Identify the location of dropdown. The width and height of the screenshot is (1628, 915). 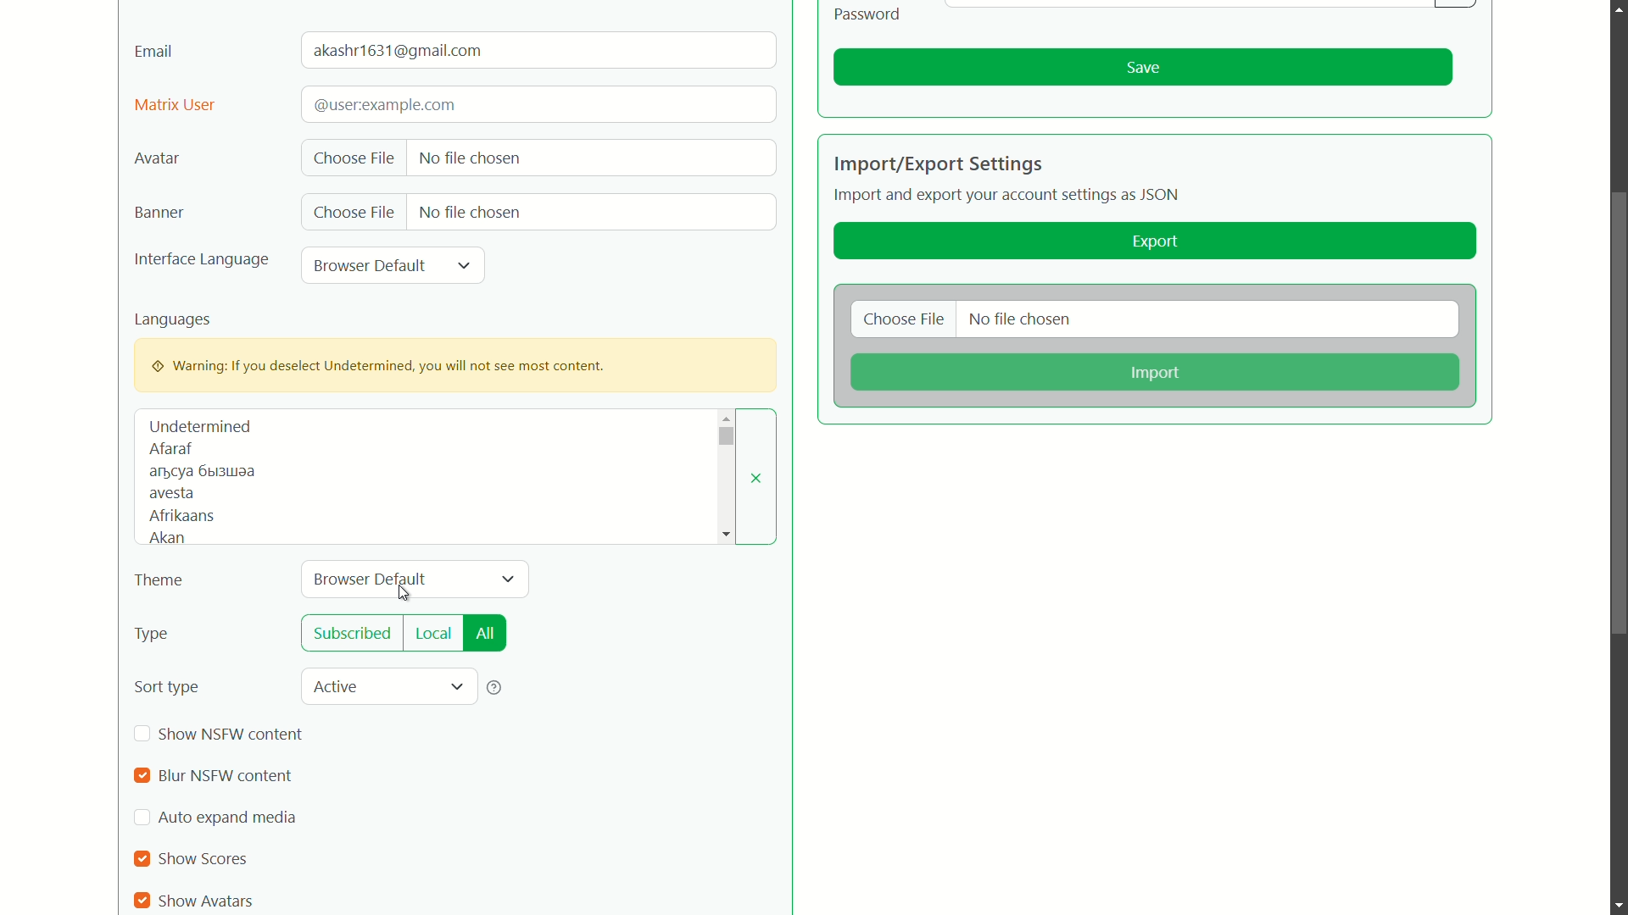
(465, 265).